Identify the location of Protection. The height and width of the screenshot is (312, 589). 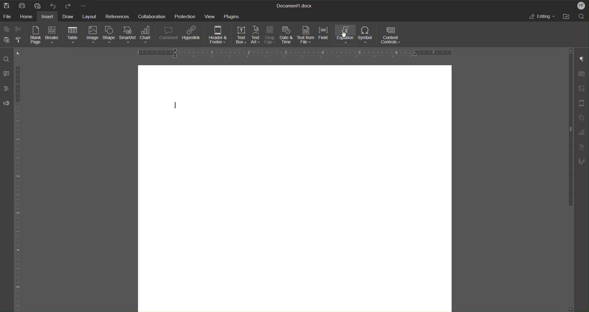
(186, 16).